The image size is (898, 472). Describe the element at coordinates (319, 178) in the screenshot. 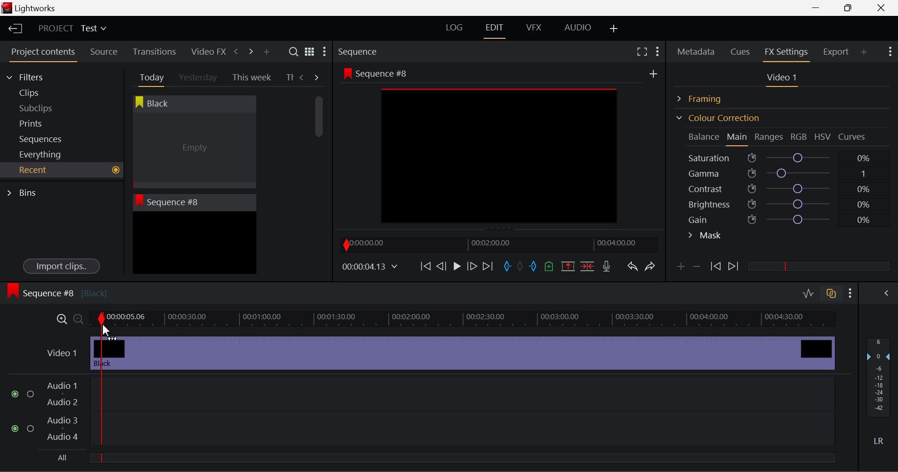

I see `Scroll Bar` at that location.